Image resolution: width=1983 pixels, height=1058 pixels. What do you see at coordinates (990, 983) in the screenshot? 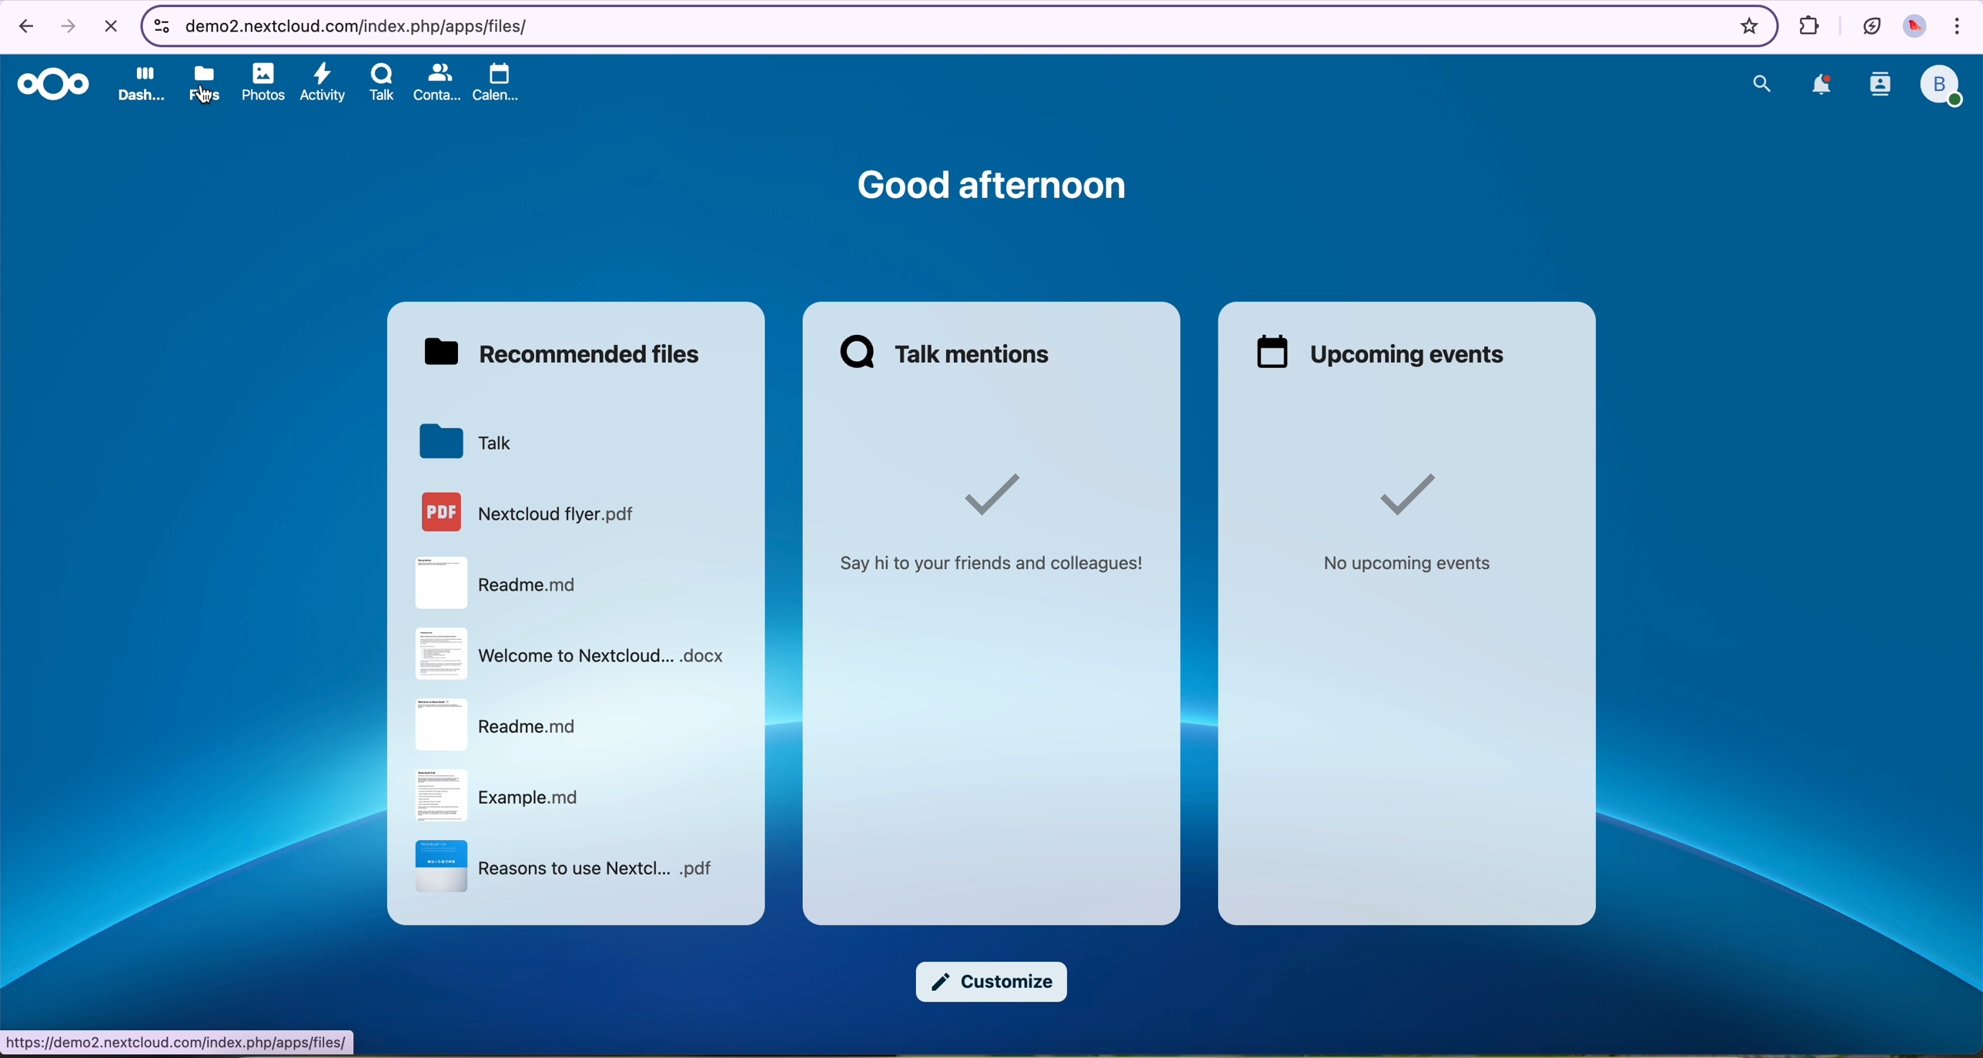
I see `customize button` at bounding box center [990, 983].